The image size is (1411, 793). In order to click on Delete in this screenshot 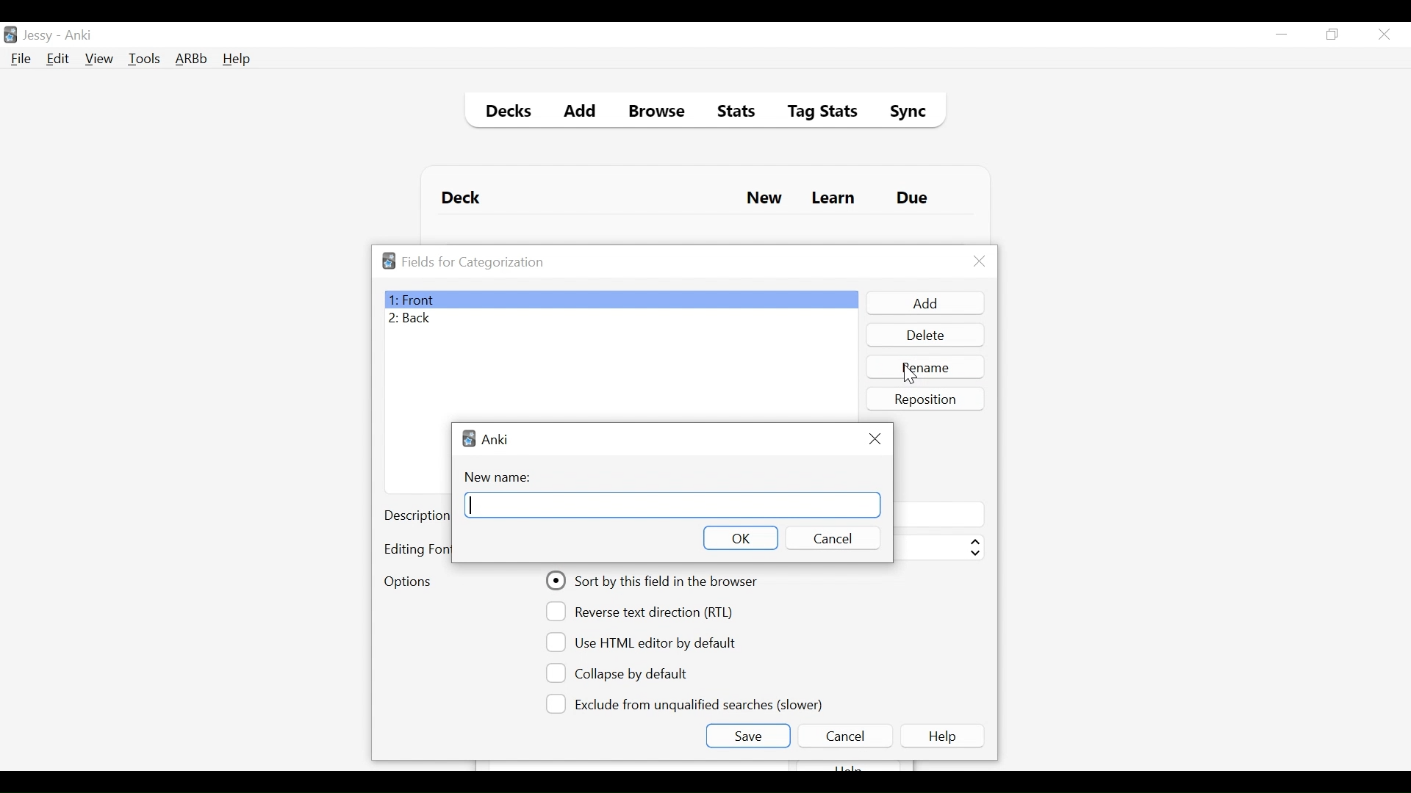, I will do `click(924, 336)`.